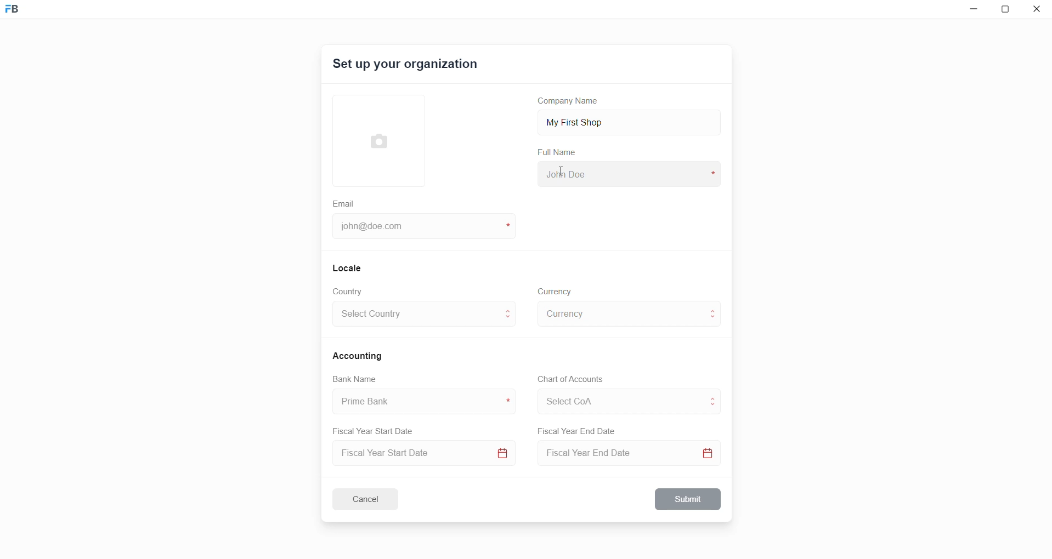  What do you see at coordinates (418, 227) in the screenshot?
I see `email id input box` at bounding box center [418, 227].